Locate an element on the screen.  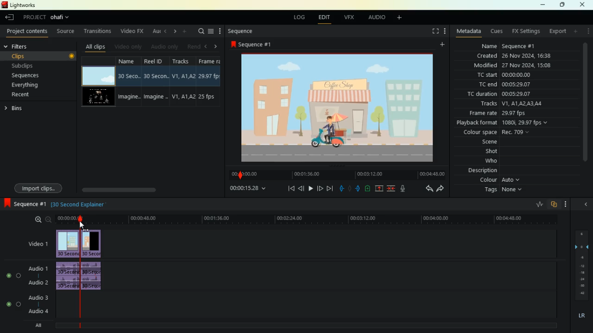
name is located at coordinates (490, 47).